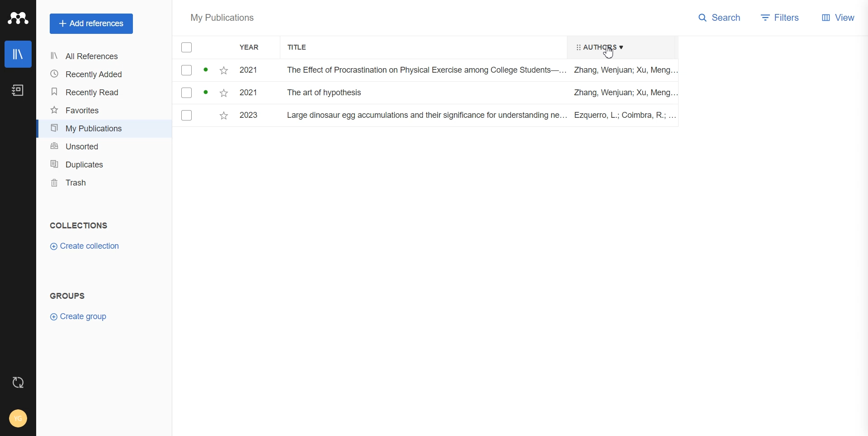 Image resolution: width=868 pixels, height=436 pixels. I want to click on Trash, so click(103, 182).